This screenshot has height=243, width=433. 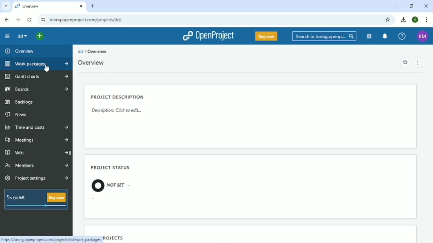 I want to click on Buy now, so click(x=267, y=36).